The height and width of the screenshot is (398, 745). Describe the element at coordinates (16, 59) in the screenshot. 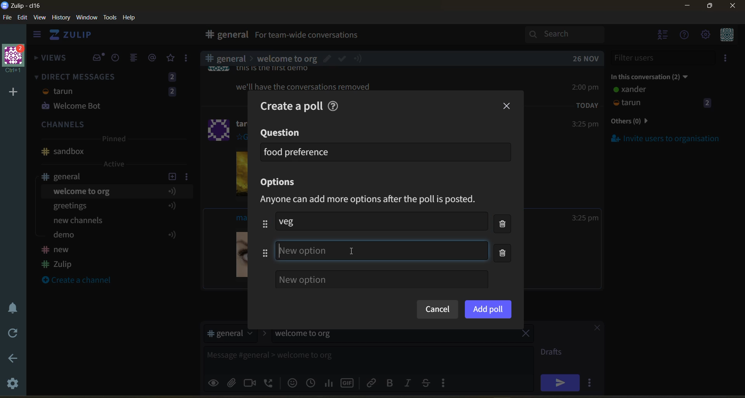

I see `organisation` at that location.